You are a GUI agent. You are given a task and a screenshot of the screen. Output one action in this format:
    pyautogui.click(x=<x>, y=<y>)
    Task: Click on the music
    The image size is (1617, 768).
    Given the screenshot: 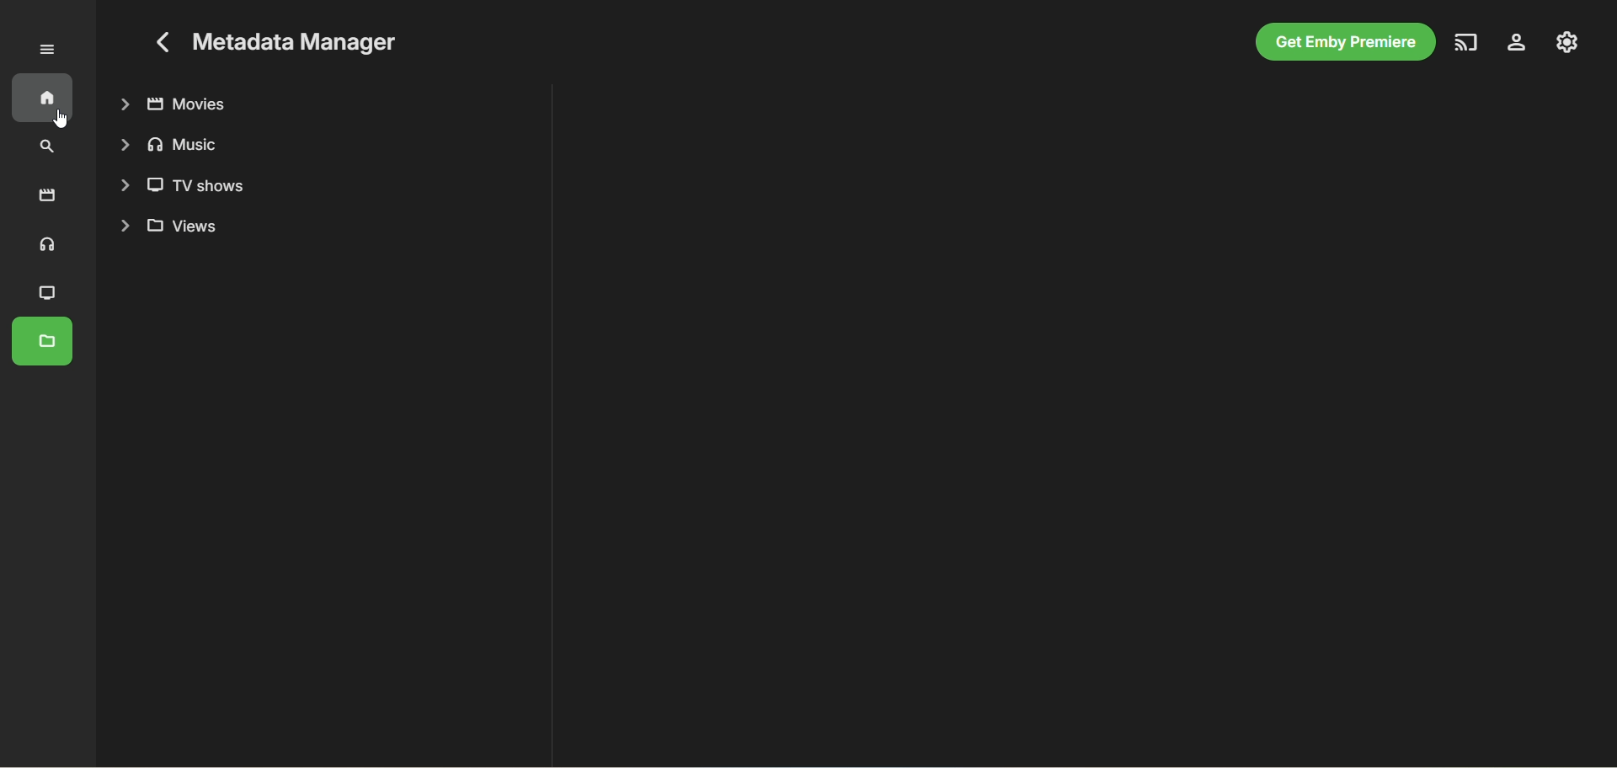 What is the action you would take?
    pyautogui.click(x=168, y=145)
    